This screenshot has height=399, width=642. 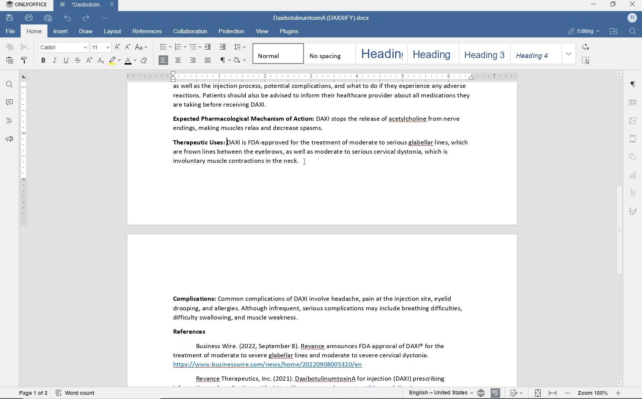 I want to click on collaboration, so click(x=190, y=32).